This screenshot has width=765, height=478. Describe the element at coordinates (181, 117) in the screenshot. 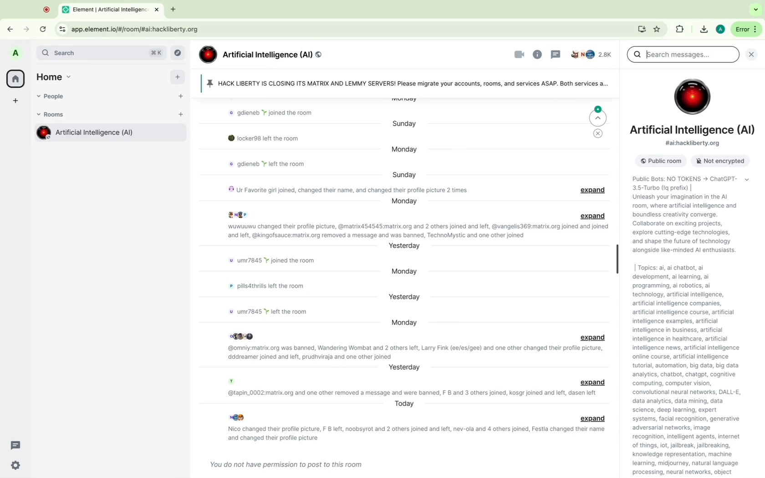

I see `add room` at that location.